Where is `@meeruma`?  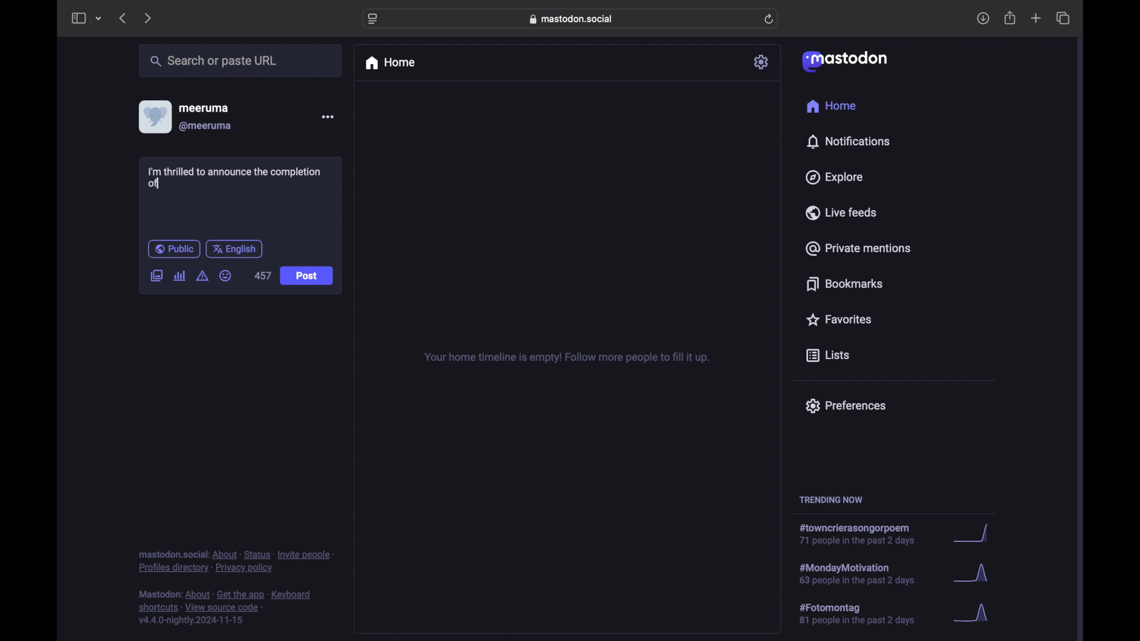 @meeruma is located at coordinates (207, 126).